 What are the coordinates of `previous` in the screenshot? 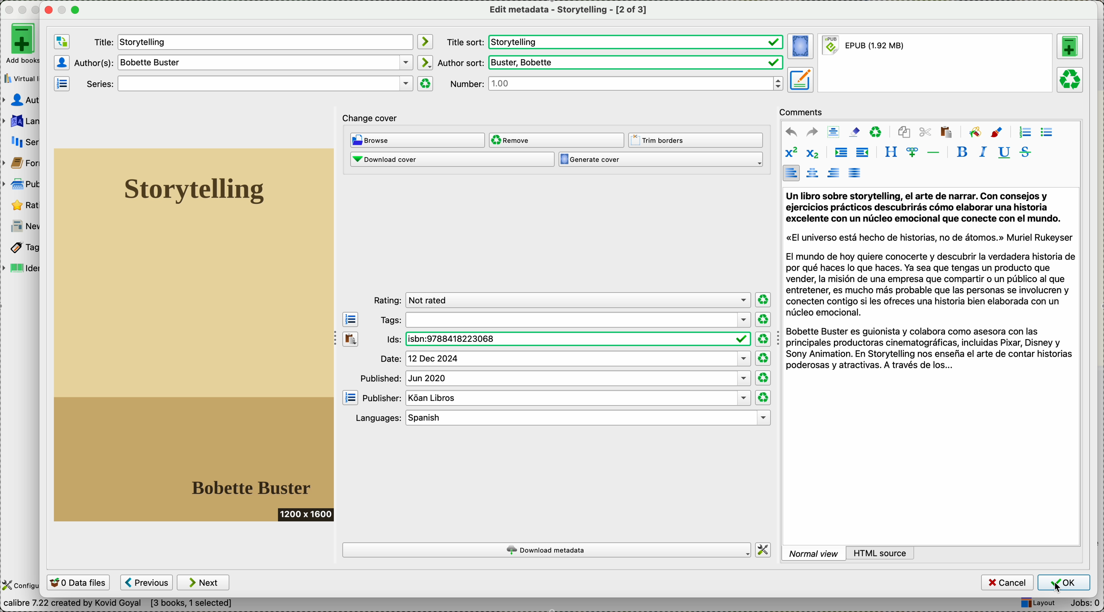 It's located at (147, 582).